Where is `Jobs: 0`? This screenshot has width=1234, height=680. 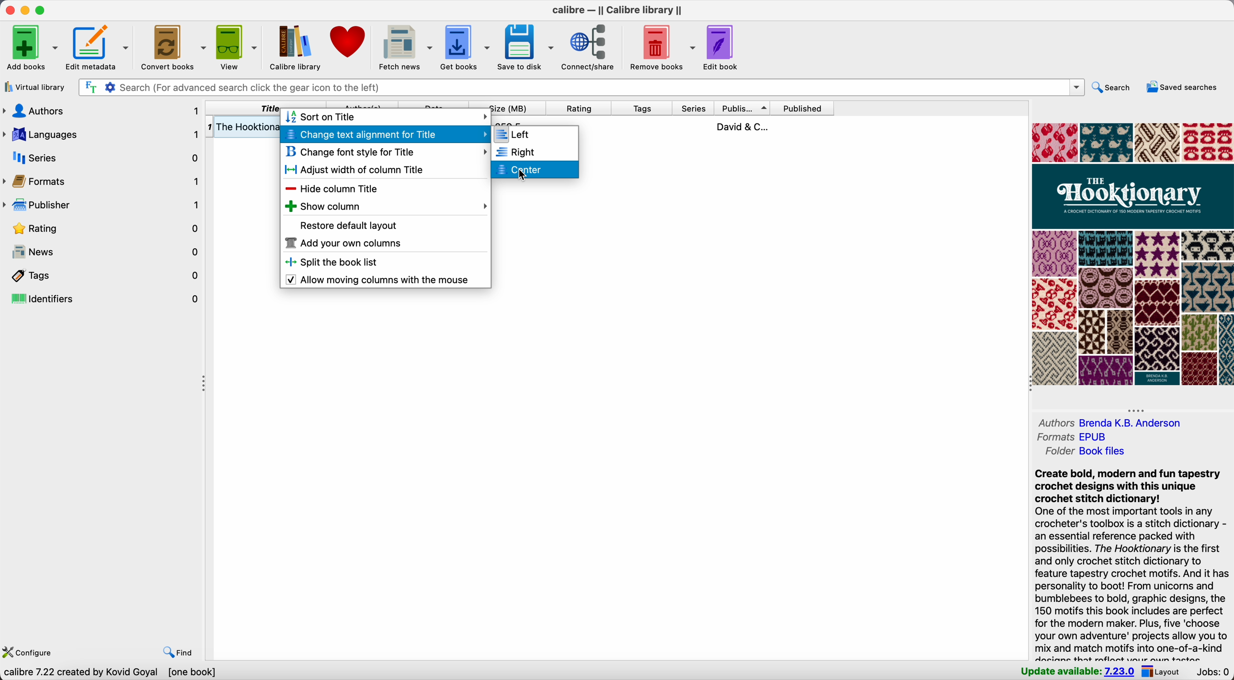 Jobs: 0 is located at coordinates (1212, 671).